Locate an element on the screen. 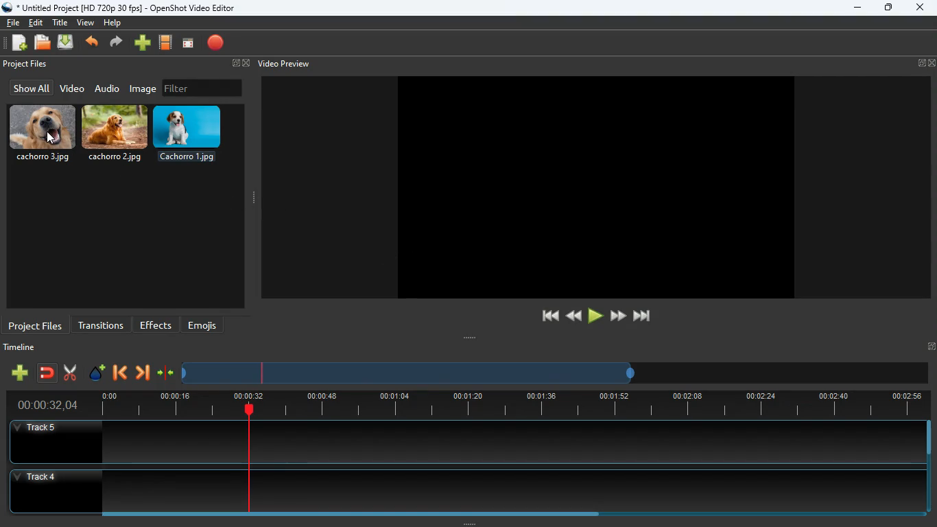 The height and width of the screenshot is (527, 937). back is located at coordinates (572, 316).